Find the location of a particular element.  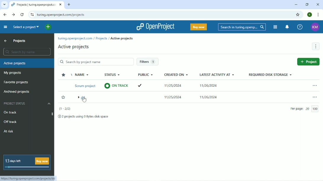

Required disk storage is located at coordinates (270, 74).